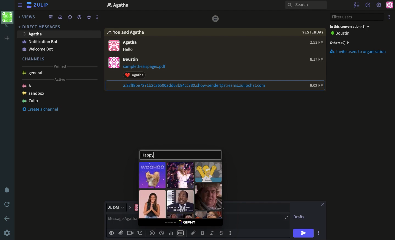 The width and height of the screenshot is (395, 240). What do you see at coordinates (209, 172) in the screenshot?
I see `GIF` at bounding box center [209, 172].